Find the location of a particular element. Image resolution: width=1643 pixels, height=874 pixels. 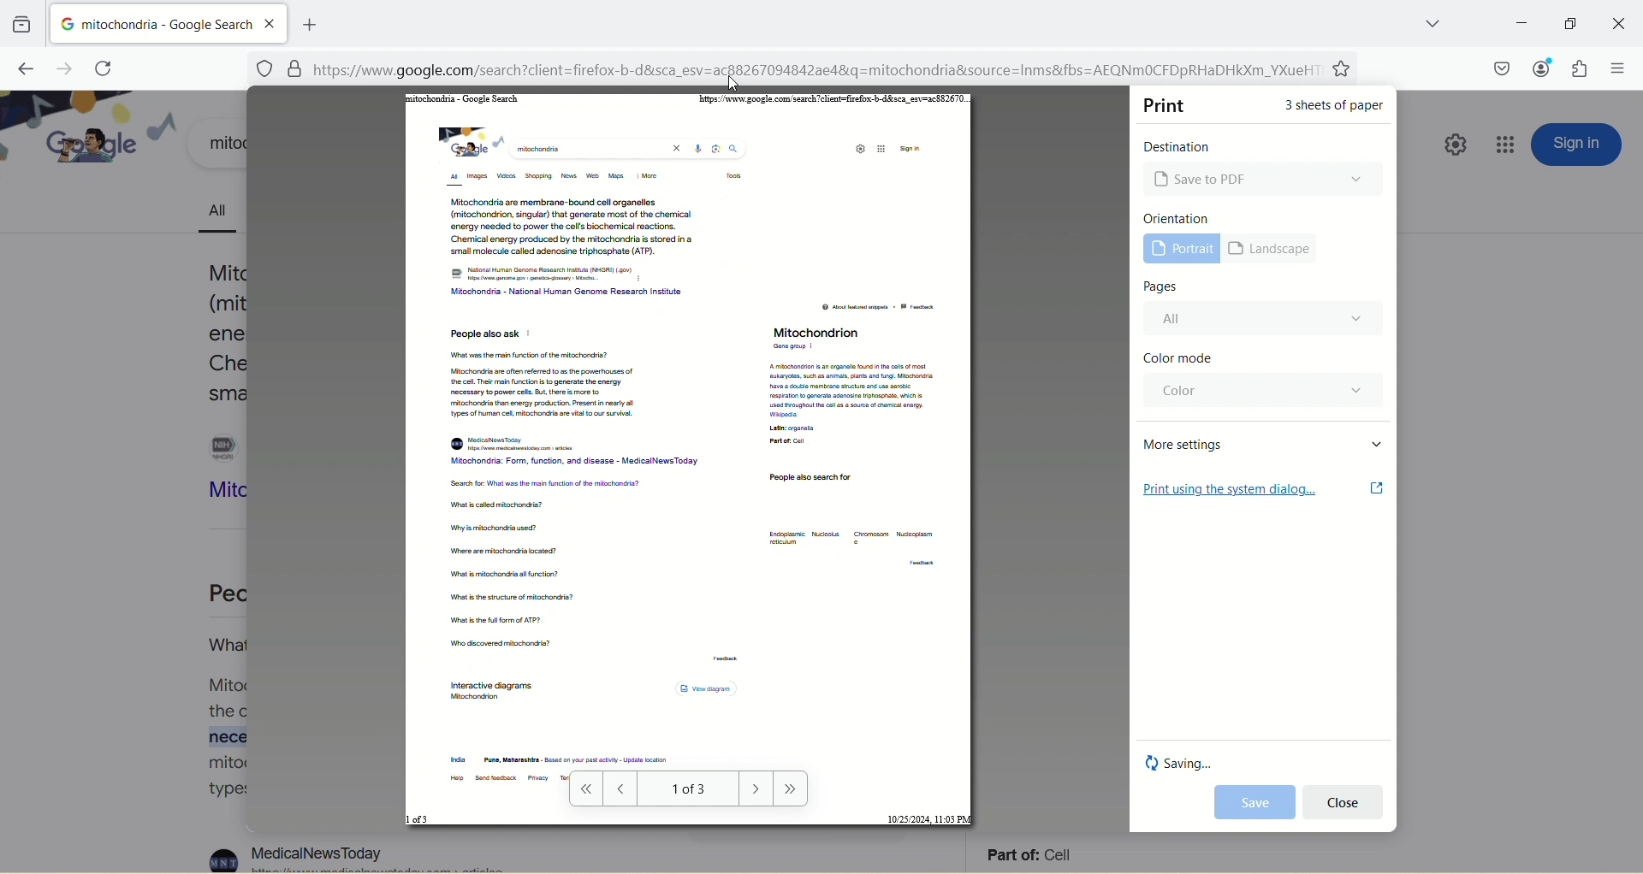

print using the system dialog is located at coordinates (1264, 489).